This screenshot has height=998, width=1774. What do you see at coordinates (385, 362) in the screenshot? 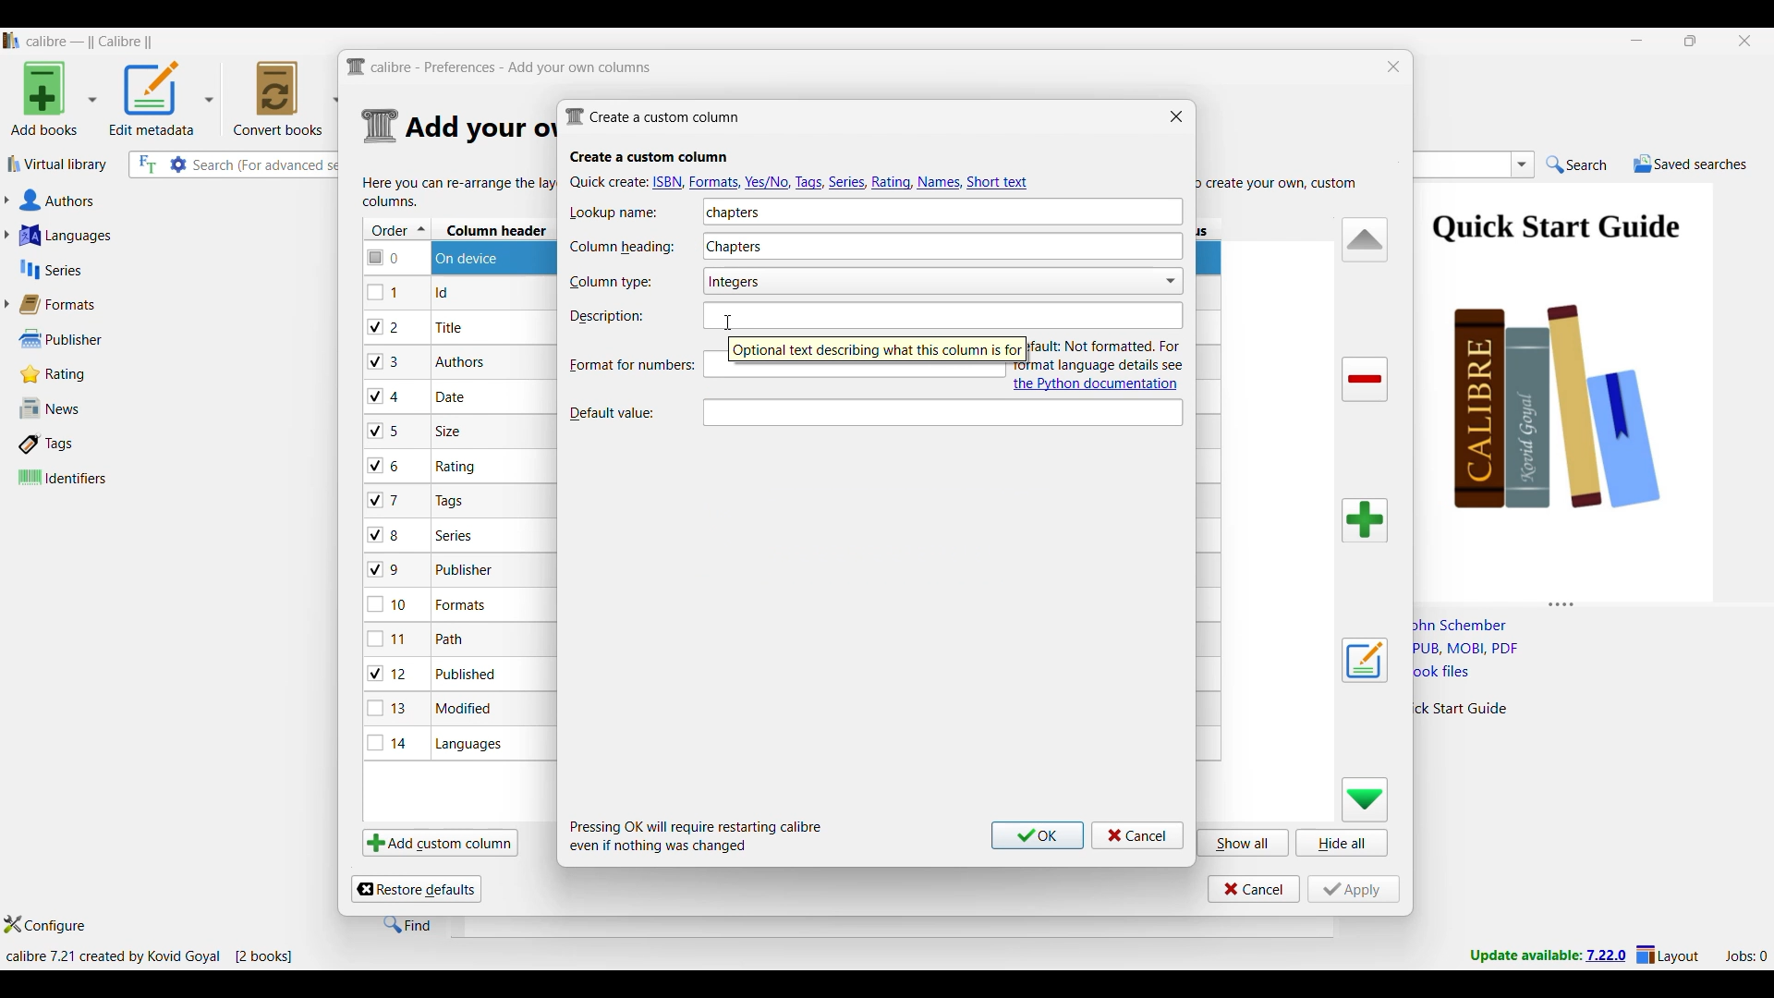
I see `checkbox - 3` at bounding box center [385, 362].